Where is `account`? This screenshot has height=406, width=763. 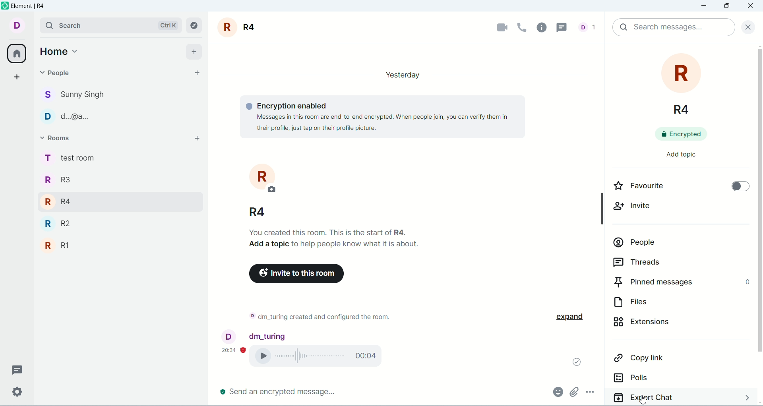
account is located at coordinates (255, 335).